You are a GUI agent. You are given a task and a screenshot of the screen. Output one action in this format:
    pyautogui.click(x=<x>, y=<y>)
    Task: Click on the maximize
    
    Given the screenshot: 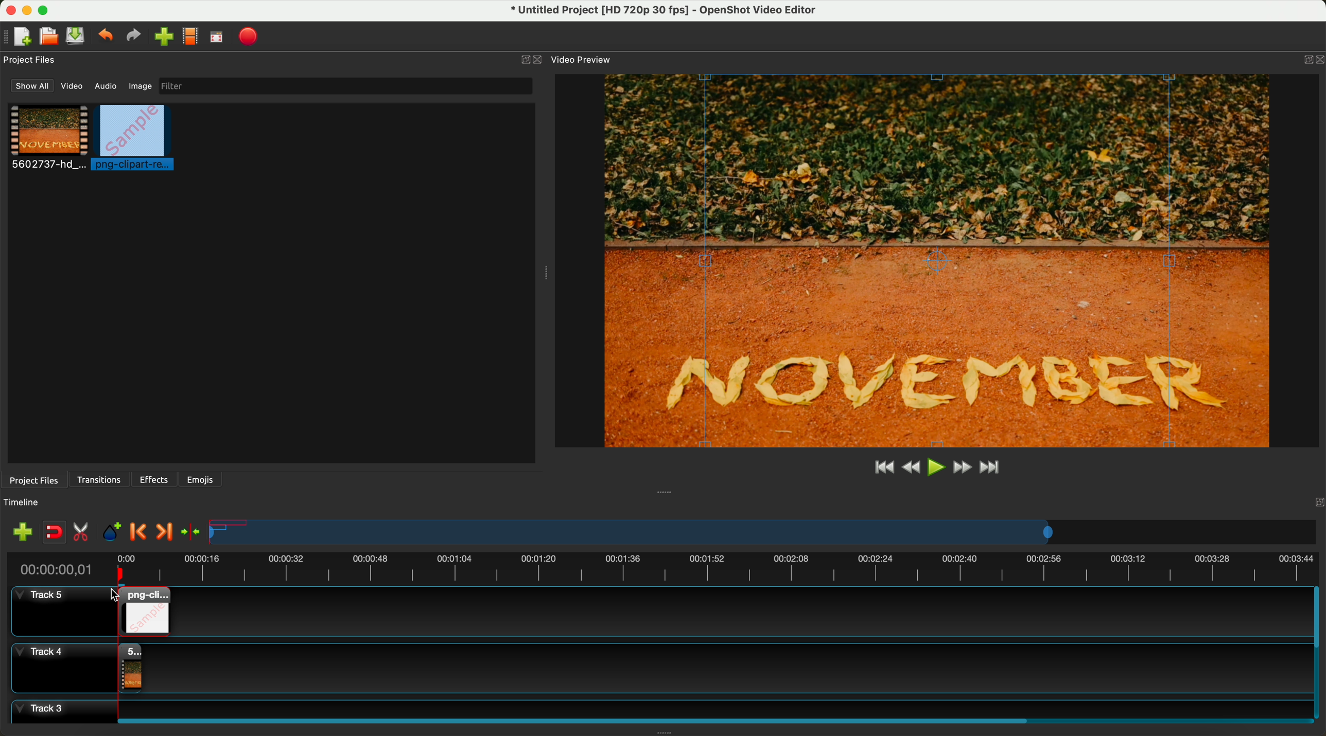 What is the action you would take?
    pyautogui.click(x=47, y=9)
    